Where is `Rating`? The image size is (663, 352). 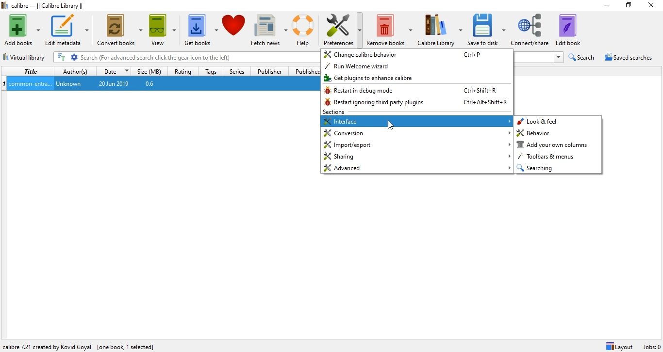 Rating is located at coordinates (184, 70).